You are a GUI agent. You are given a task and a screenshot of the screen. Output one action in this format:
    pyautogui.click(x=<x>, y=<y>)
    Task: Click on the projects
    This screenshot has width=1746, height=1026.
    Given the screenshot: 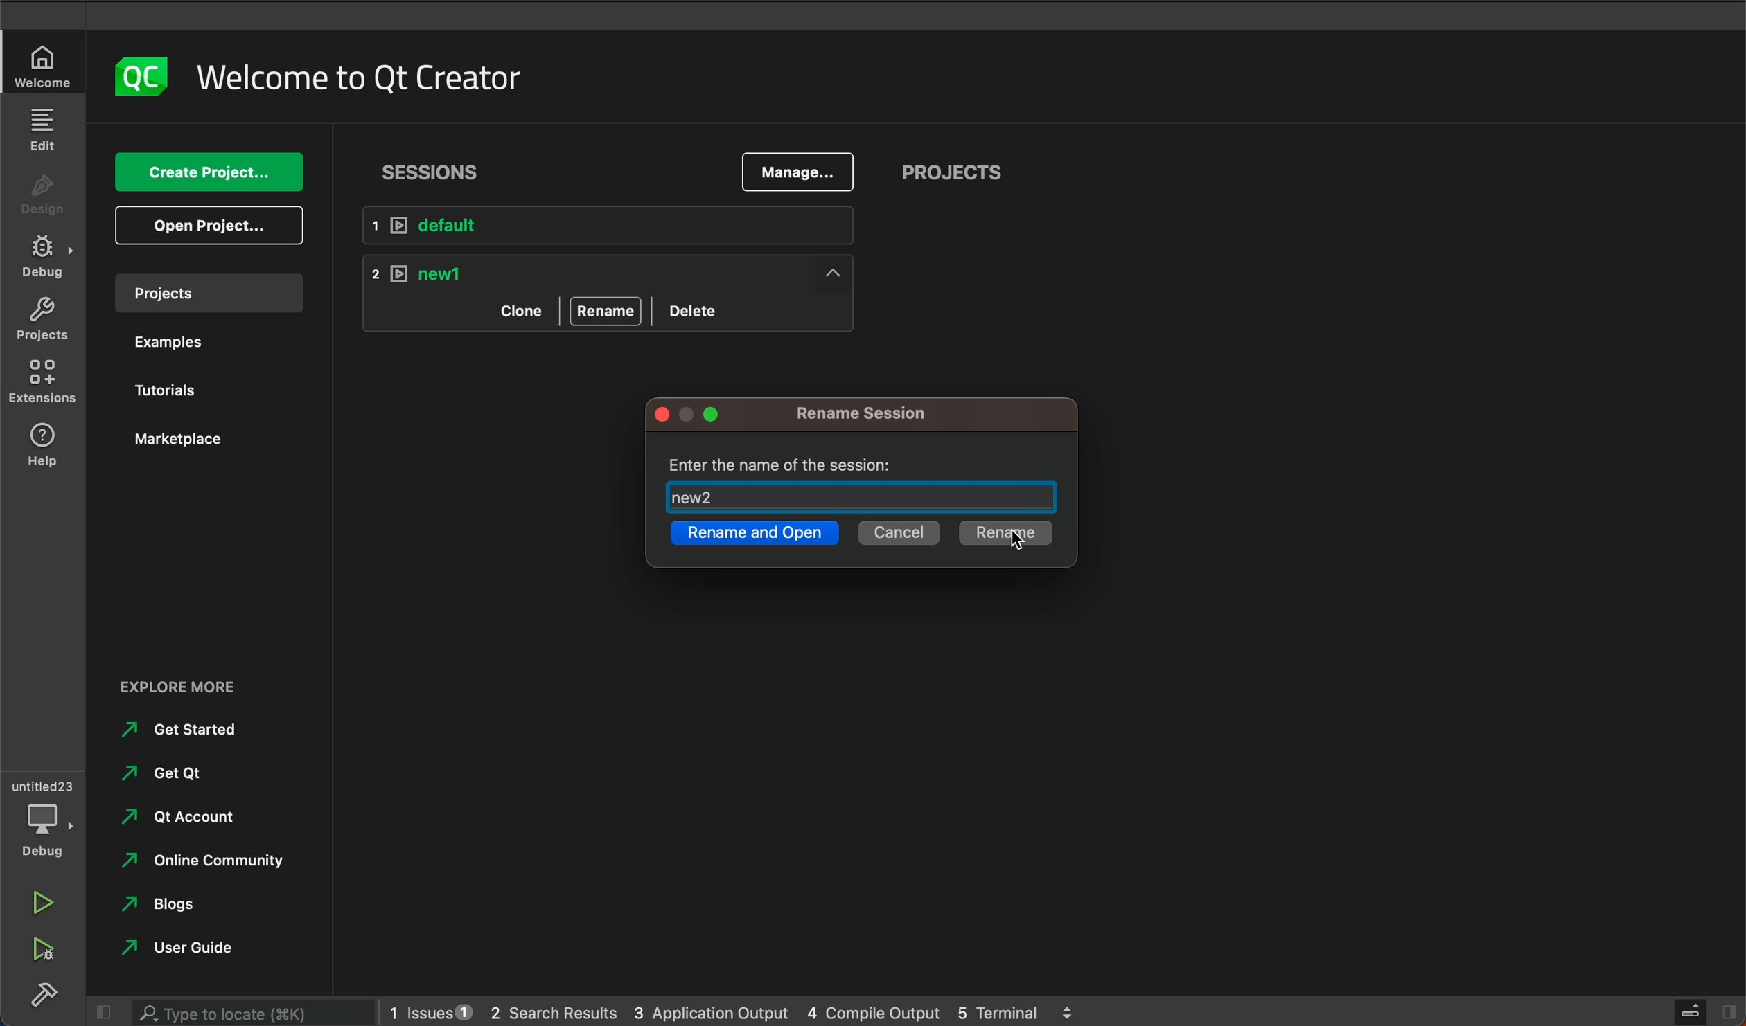 What is the action you would take?
    pyautogui.click(x=204, y=292)
    